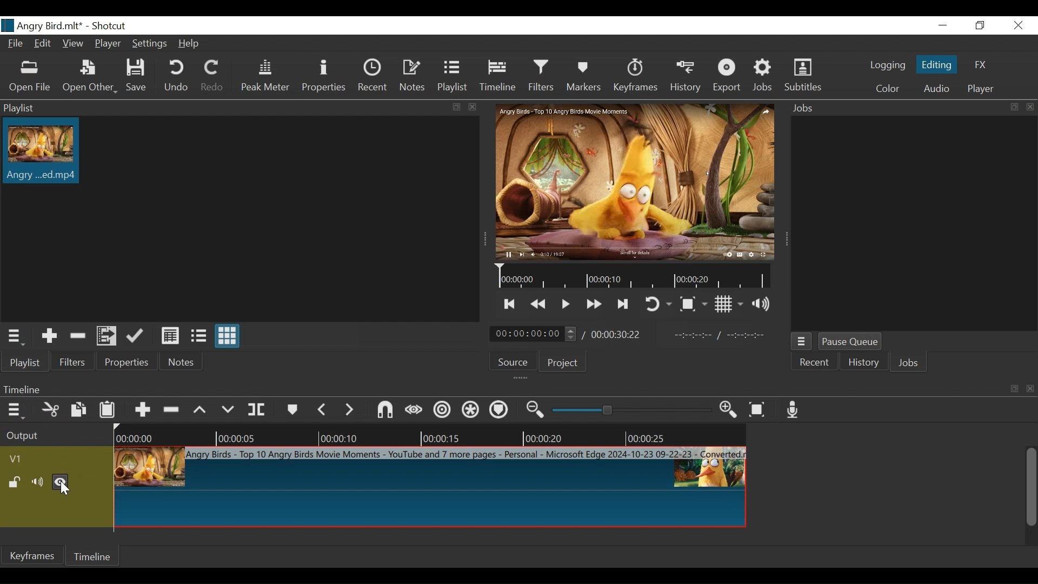  What do you see at coordinates (562, 363) in the screenshot?
I see `Project` at bounding box center [562, 363].